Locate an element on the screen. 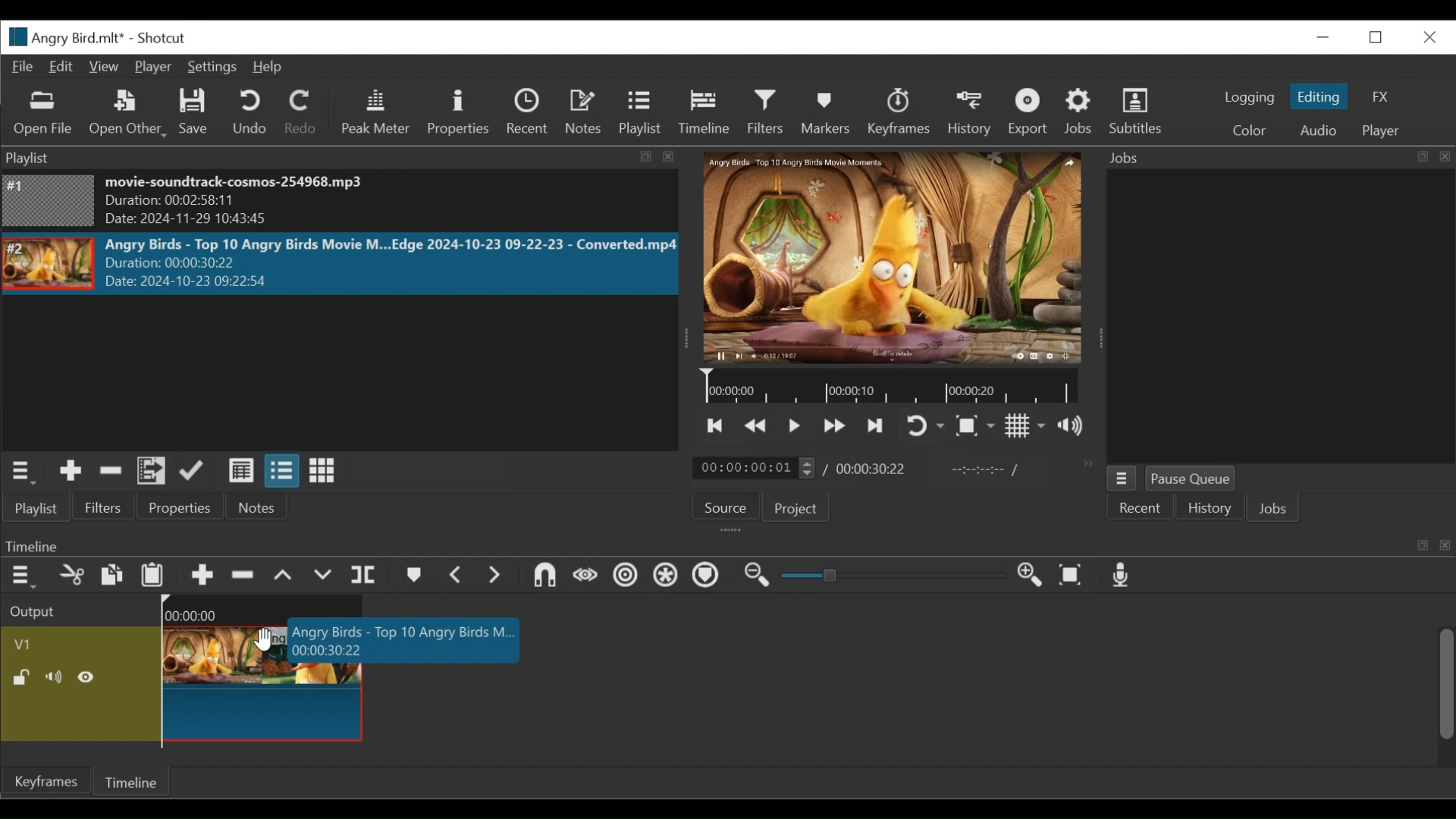 The height and width of the screenshot is (819, 1456). File Name is located at coordinates (65, 36).